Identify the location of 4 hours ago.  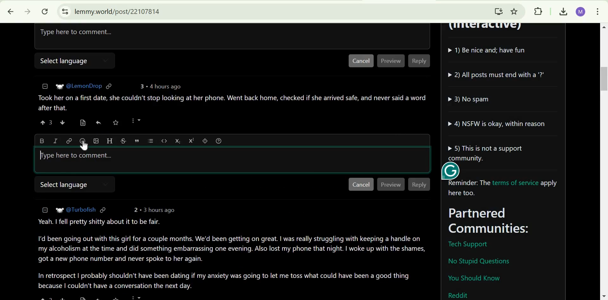
(163, 87).